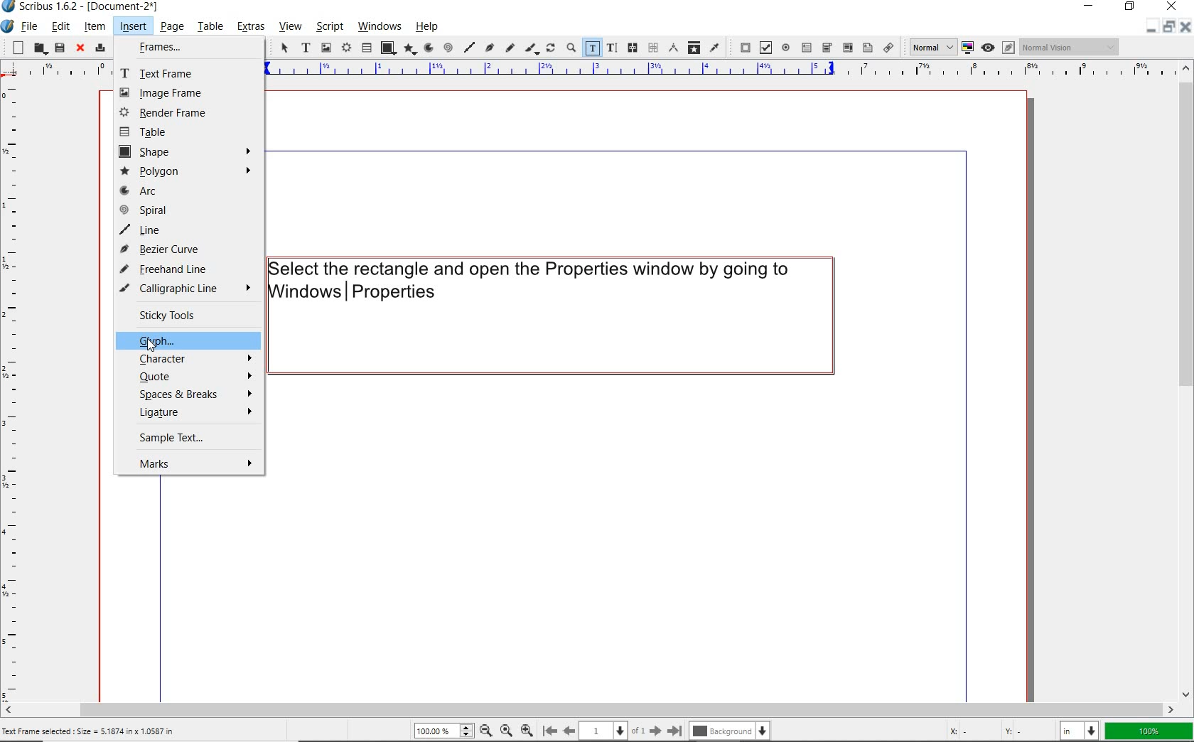 Image resolution: width=1194 pixels, height=742 pixels. I want to click on unlink text frames, so click(652, 48).